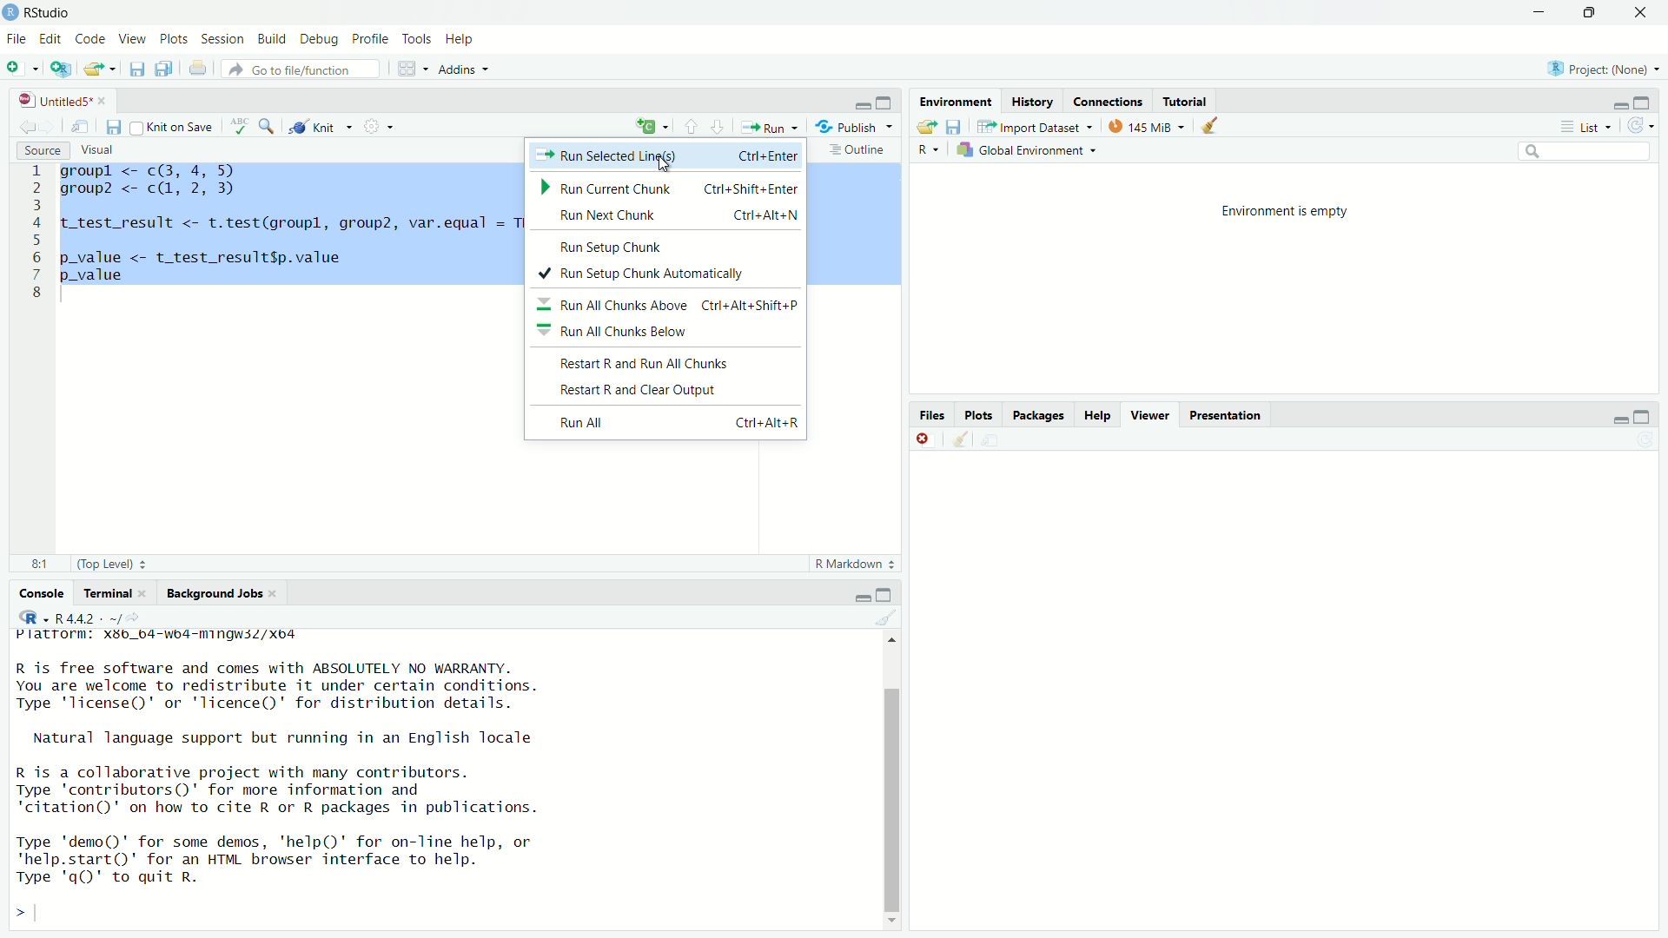  Describe the element at coordinates (665, 189) in the screenshot. I see `D Run Current Chunk Ctrl+Shift+Enter` at that location.